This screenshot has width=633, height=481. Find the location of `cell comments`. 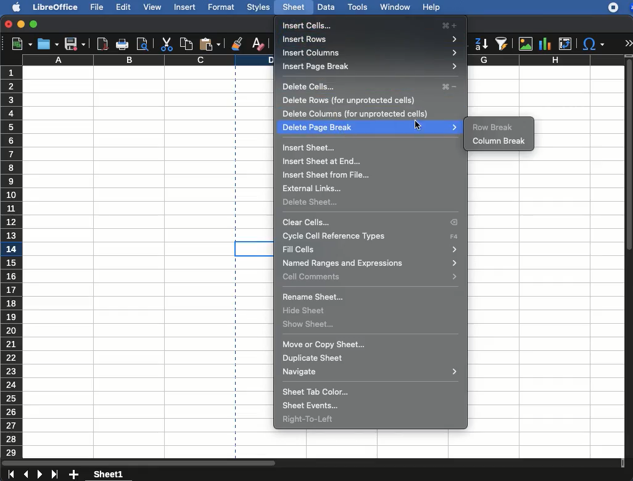

cell comments is located at coordinates (372, 276).